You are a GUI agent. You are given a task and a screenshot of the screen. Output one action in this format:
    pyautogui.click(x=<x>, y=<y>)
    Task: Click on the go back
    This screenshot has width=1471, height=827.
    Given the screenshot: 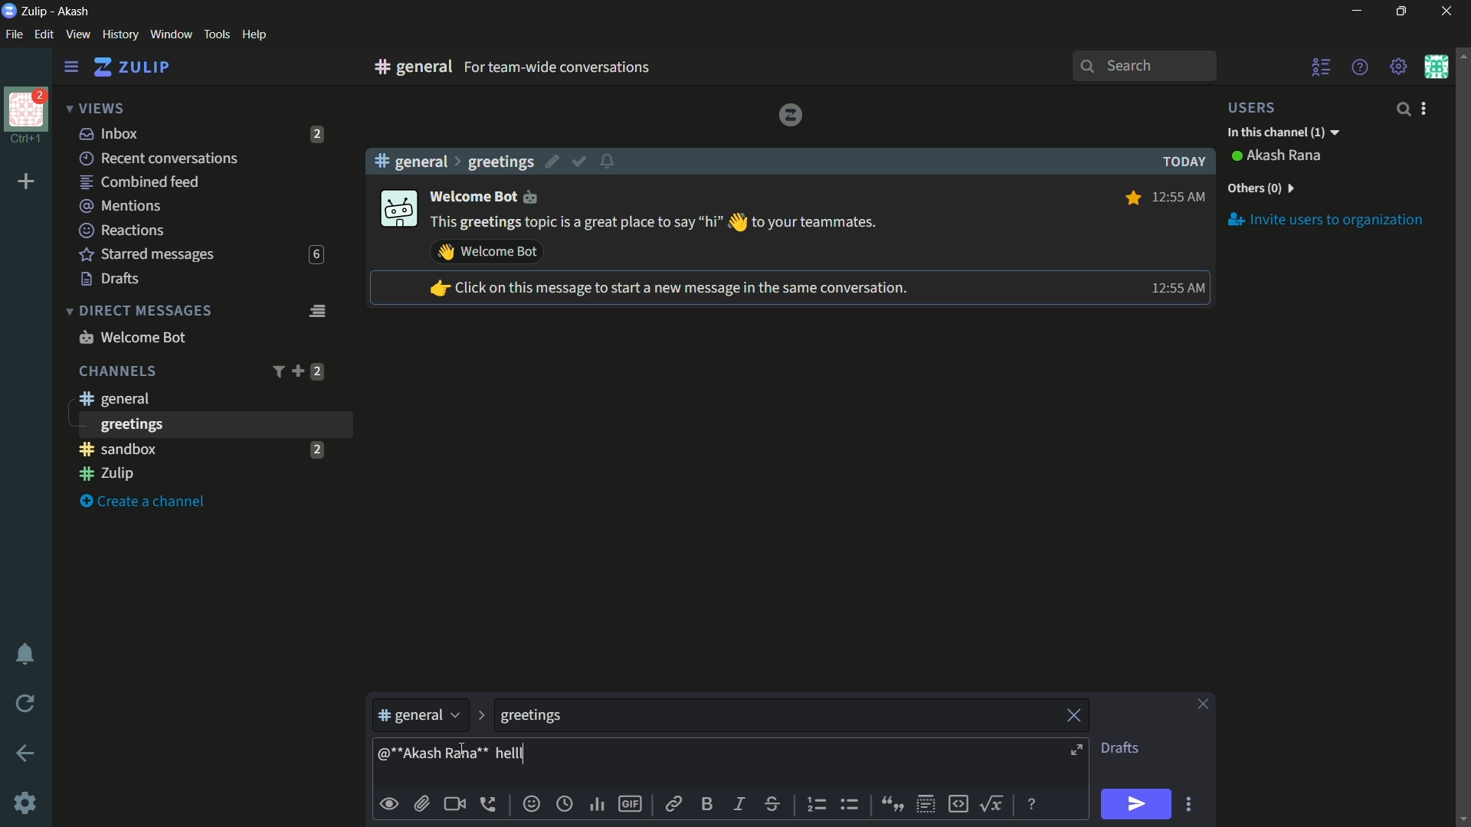 What is the action you would take?
    pyautogui.click(x=26, y=754)
    